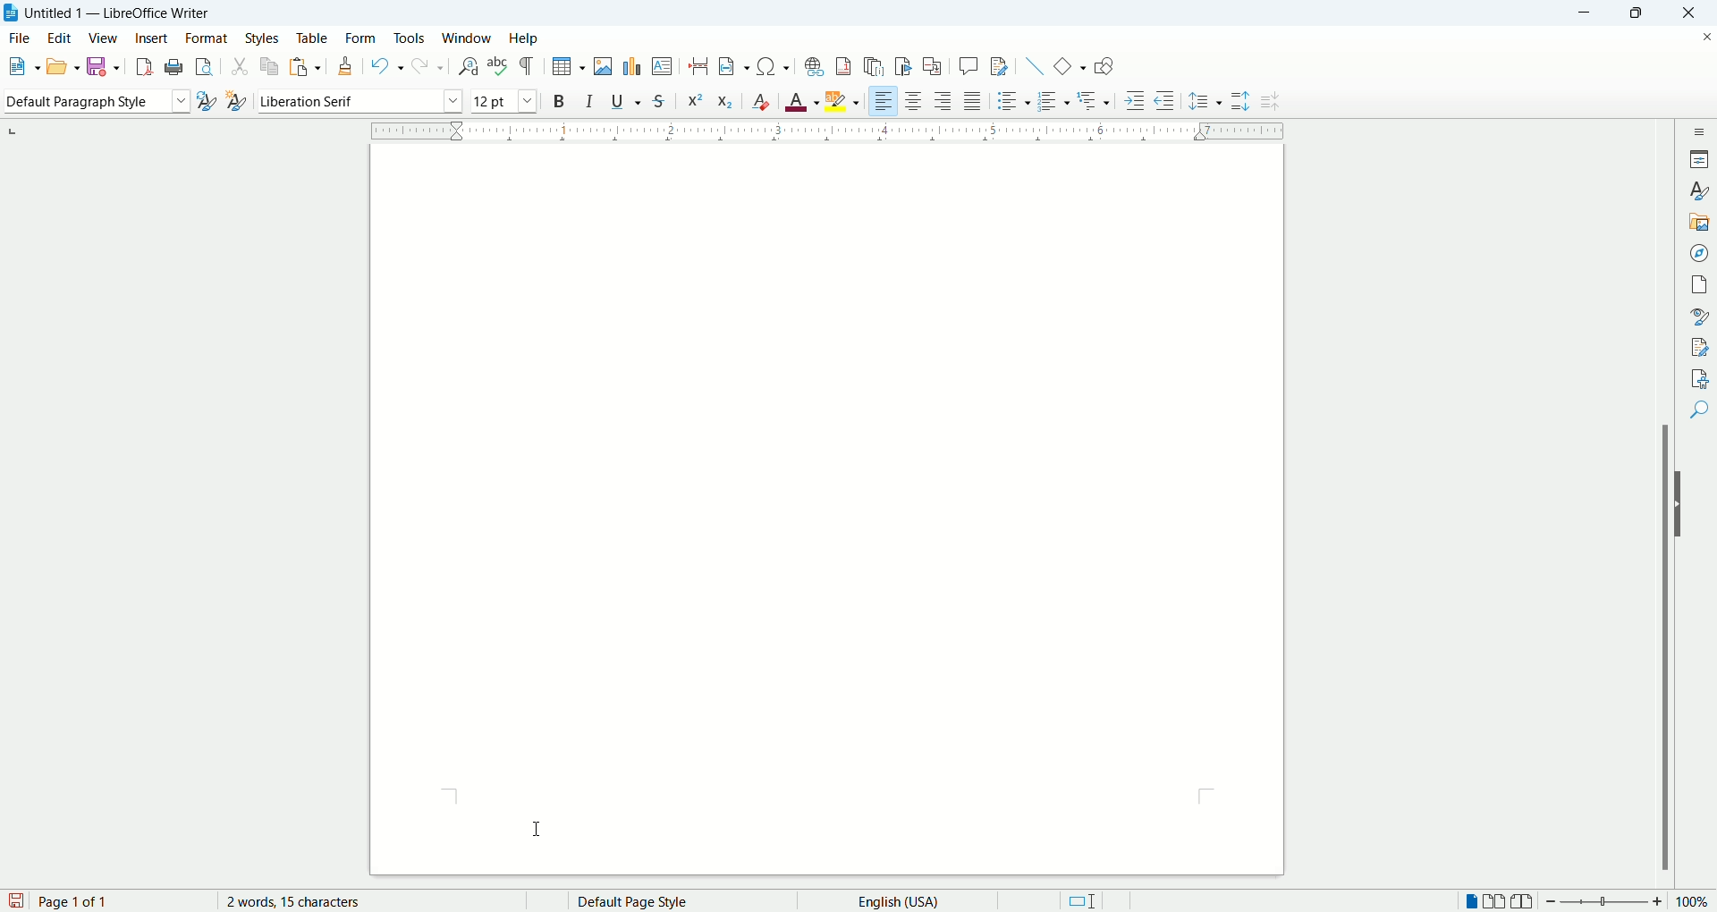  I want to click on strikethrough, so click(659, 103).